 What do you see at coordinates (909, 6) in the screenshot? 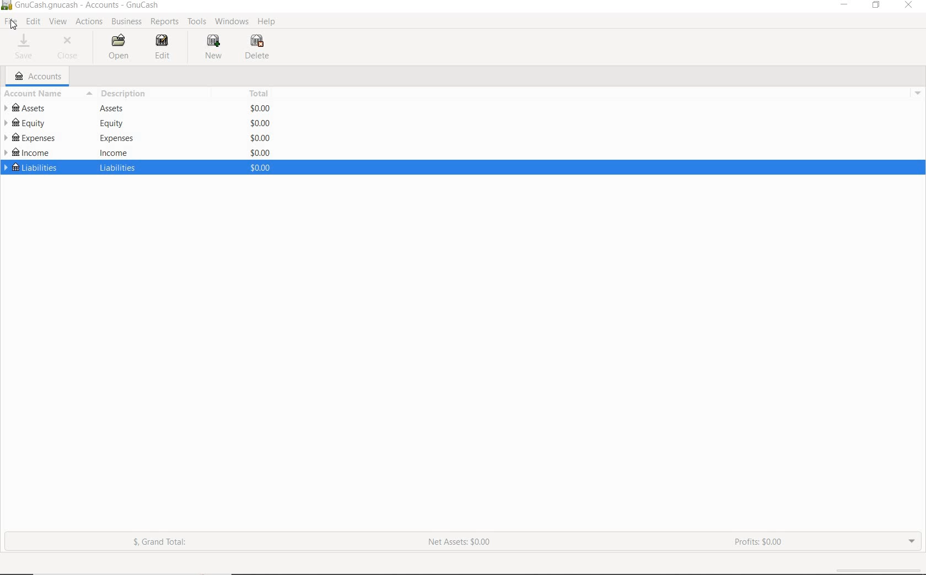
I see `CLOSE` at bounding box center [909, 6].